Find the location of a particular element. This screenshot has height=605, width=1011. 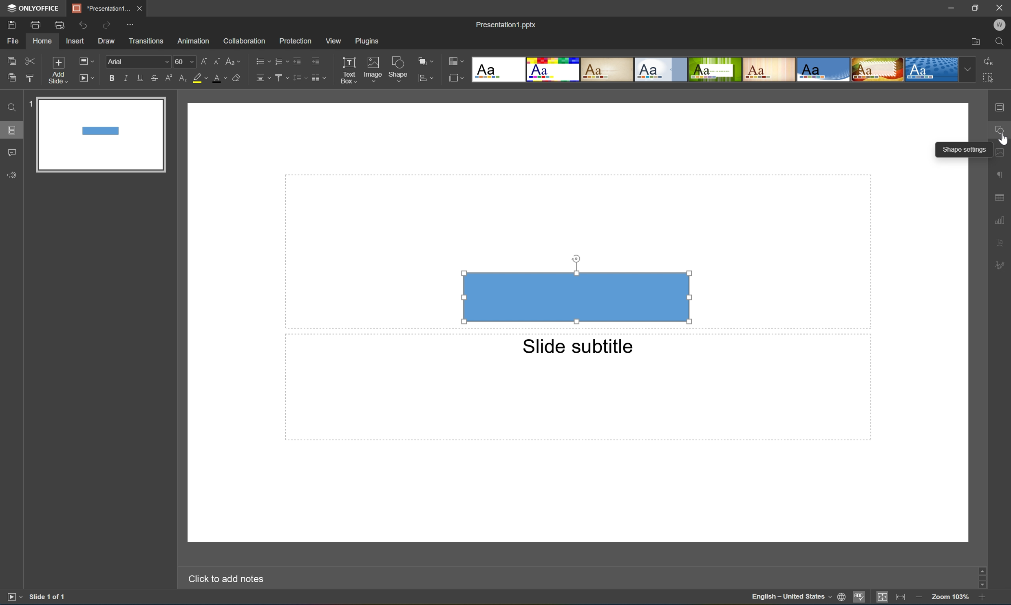

Highlight color is located at coordinates (203, 78).